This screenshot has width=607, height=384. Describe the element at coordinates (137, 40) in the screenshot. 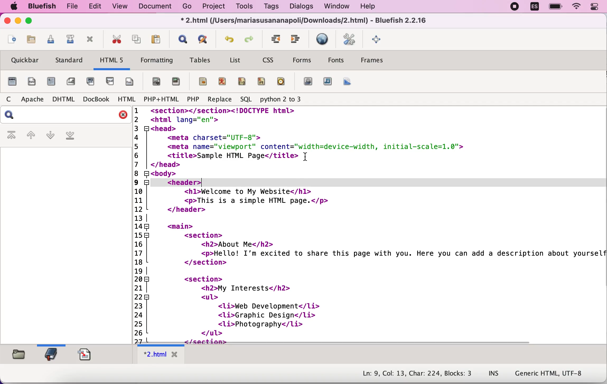

I see `copy` at that location.